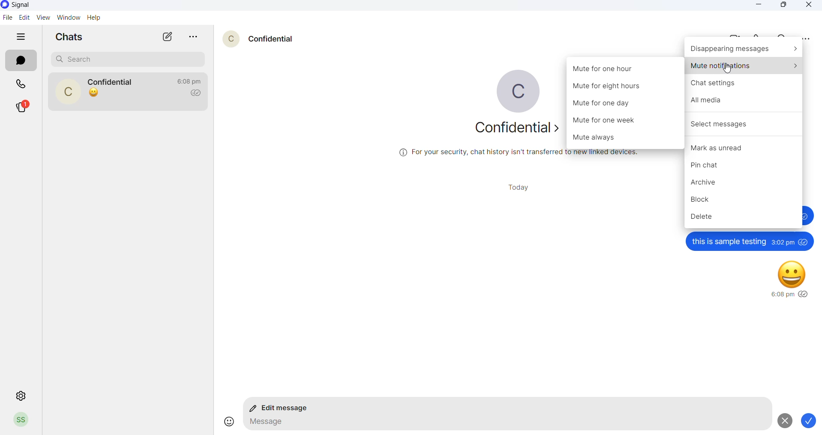 This screenshot has width=822, height=435. Describe the element at coordinates (782, 242) in the screenshot. I see `3:02 pm` at that location.